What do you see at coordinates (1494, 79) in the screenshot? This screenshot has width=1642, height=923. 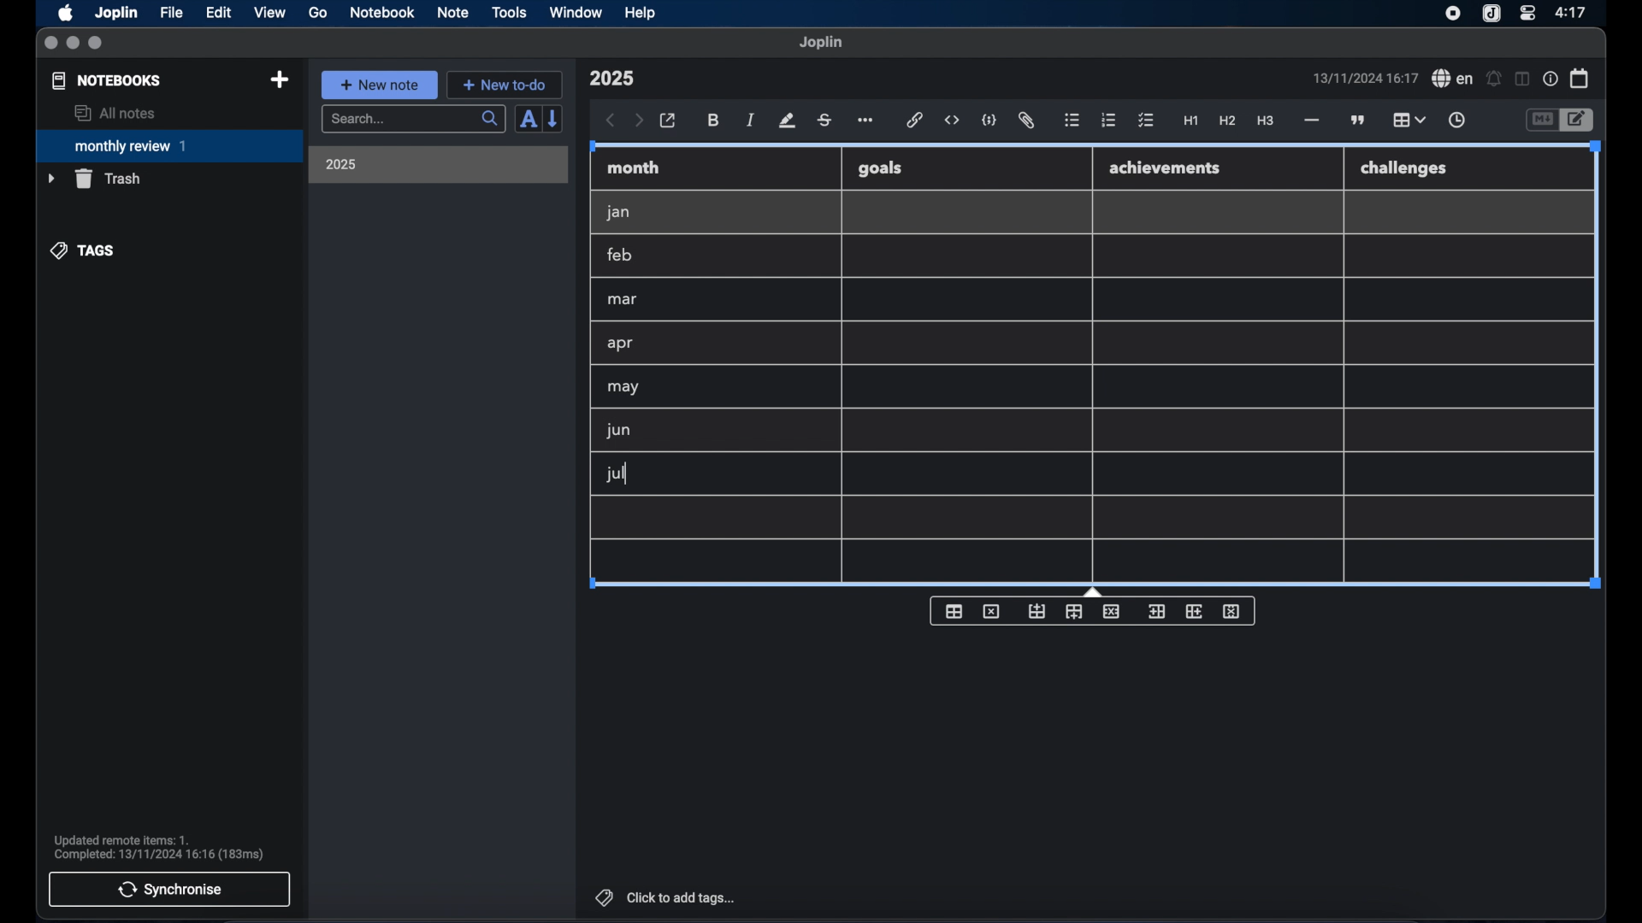 I see `set alarm` at bounding box center [1494, 79].